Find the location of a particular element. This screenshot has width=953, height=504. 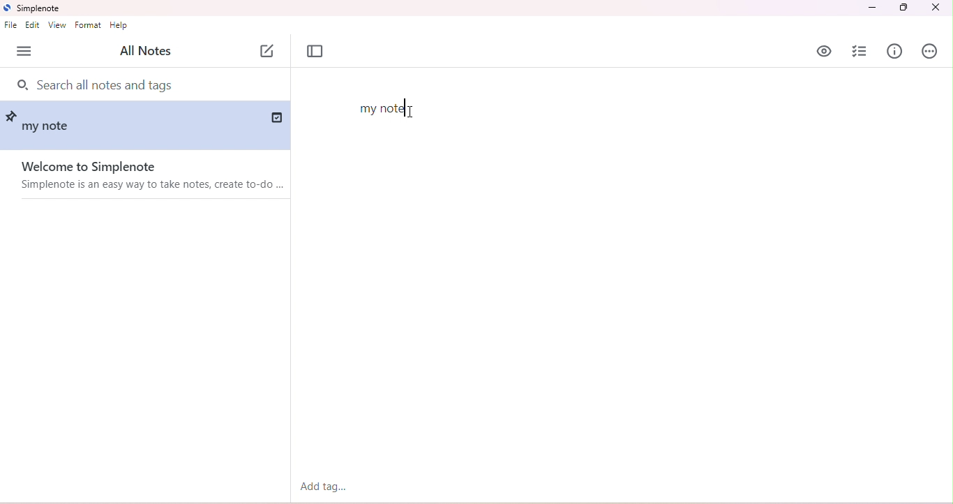

typing cursor is located at coordinates (403, 107).